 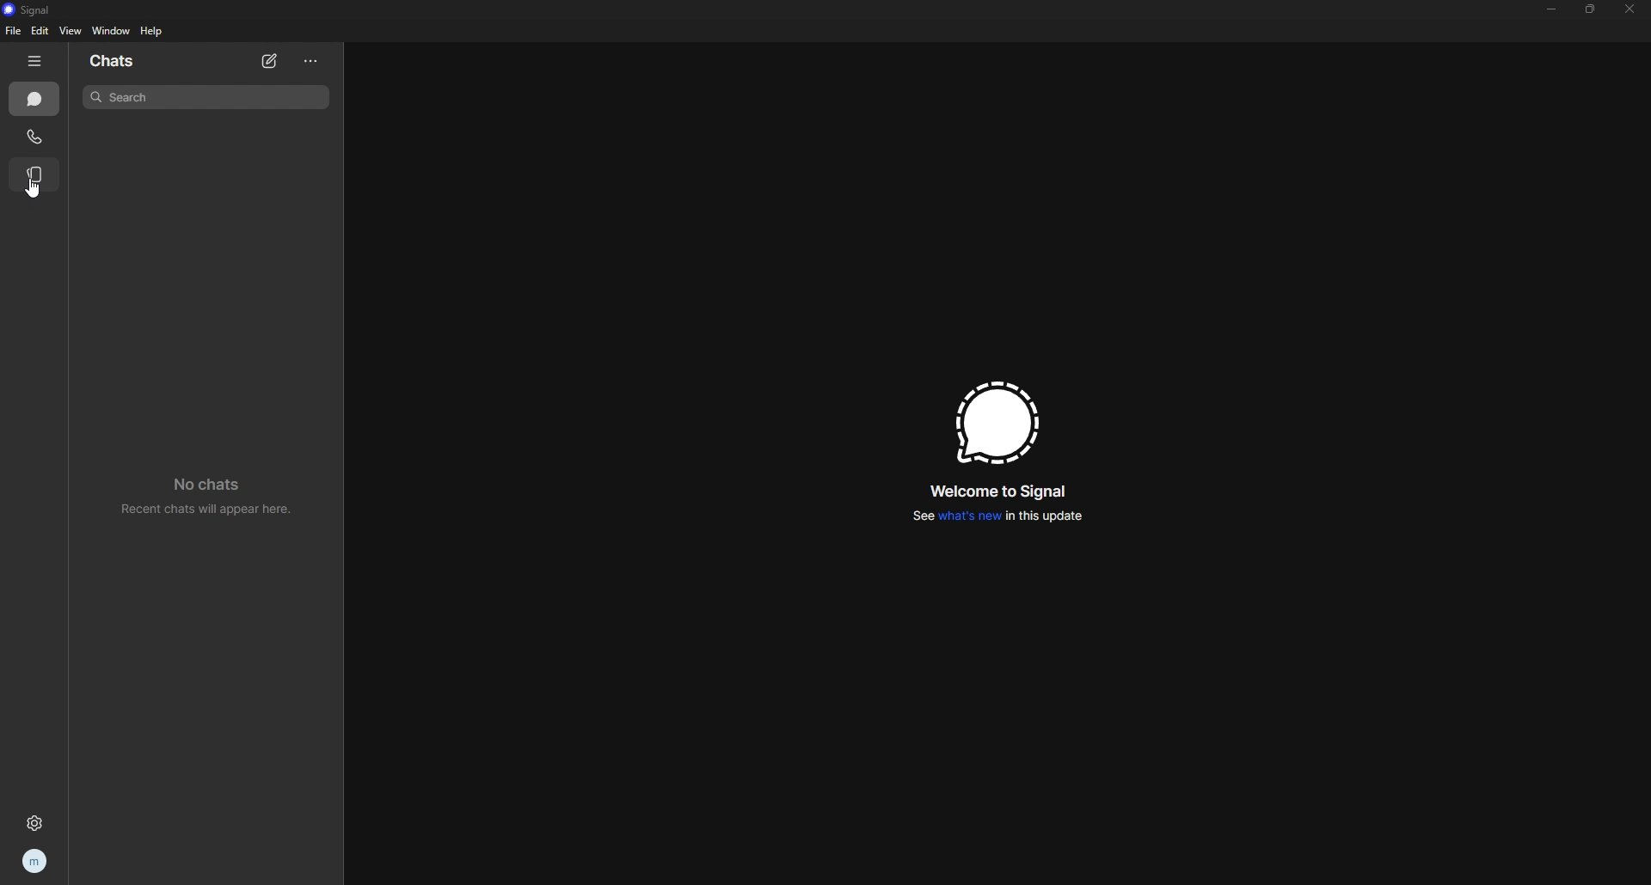 I want to click on no chats recent chats will appear here, so click(x=206, y=493).